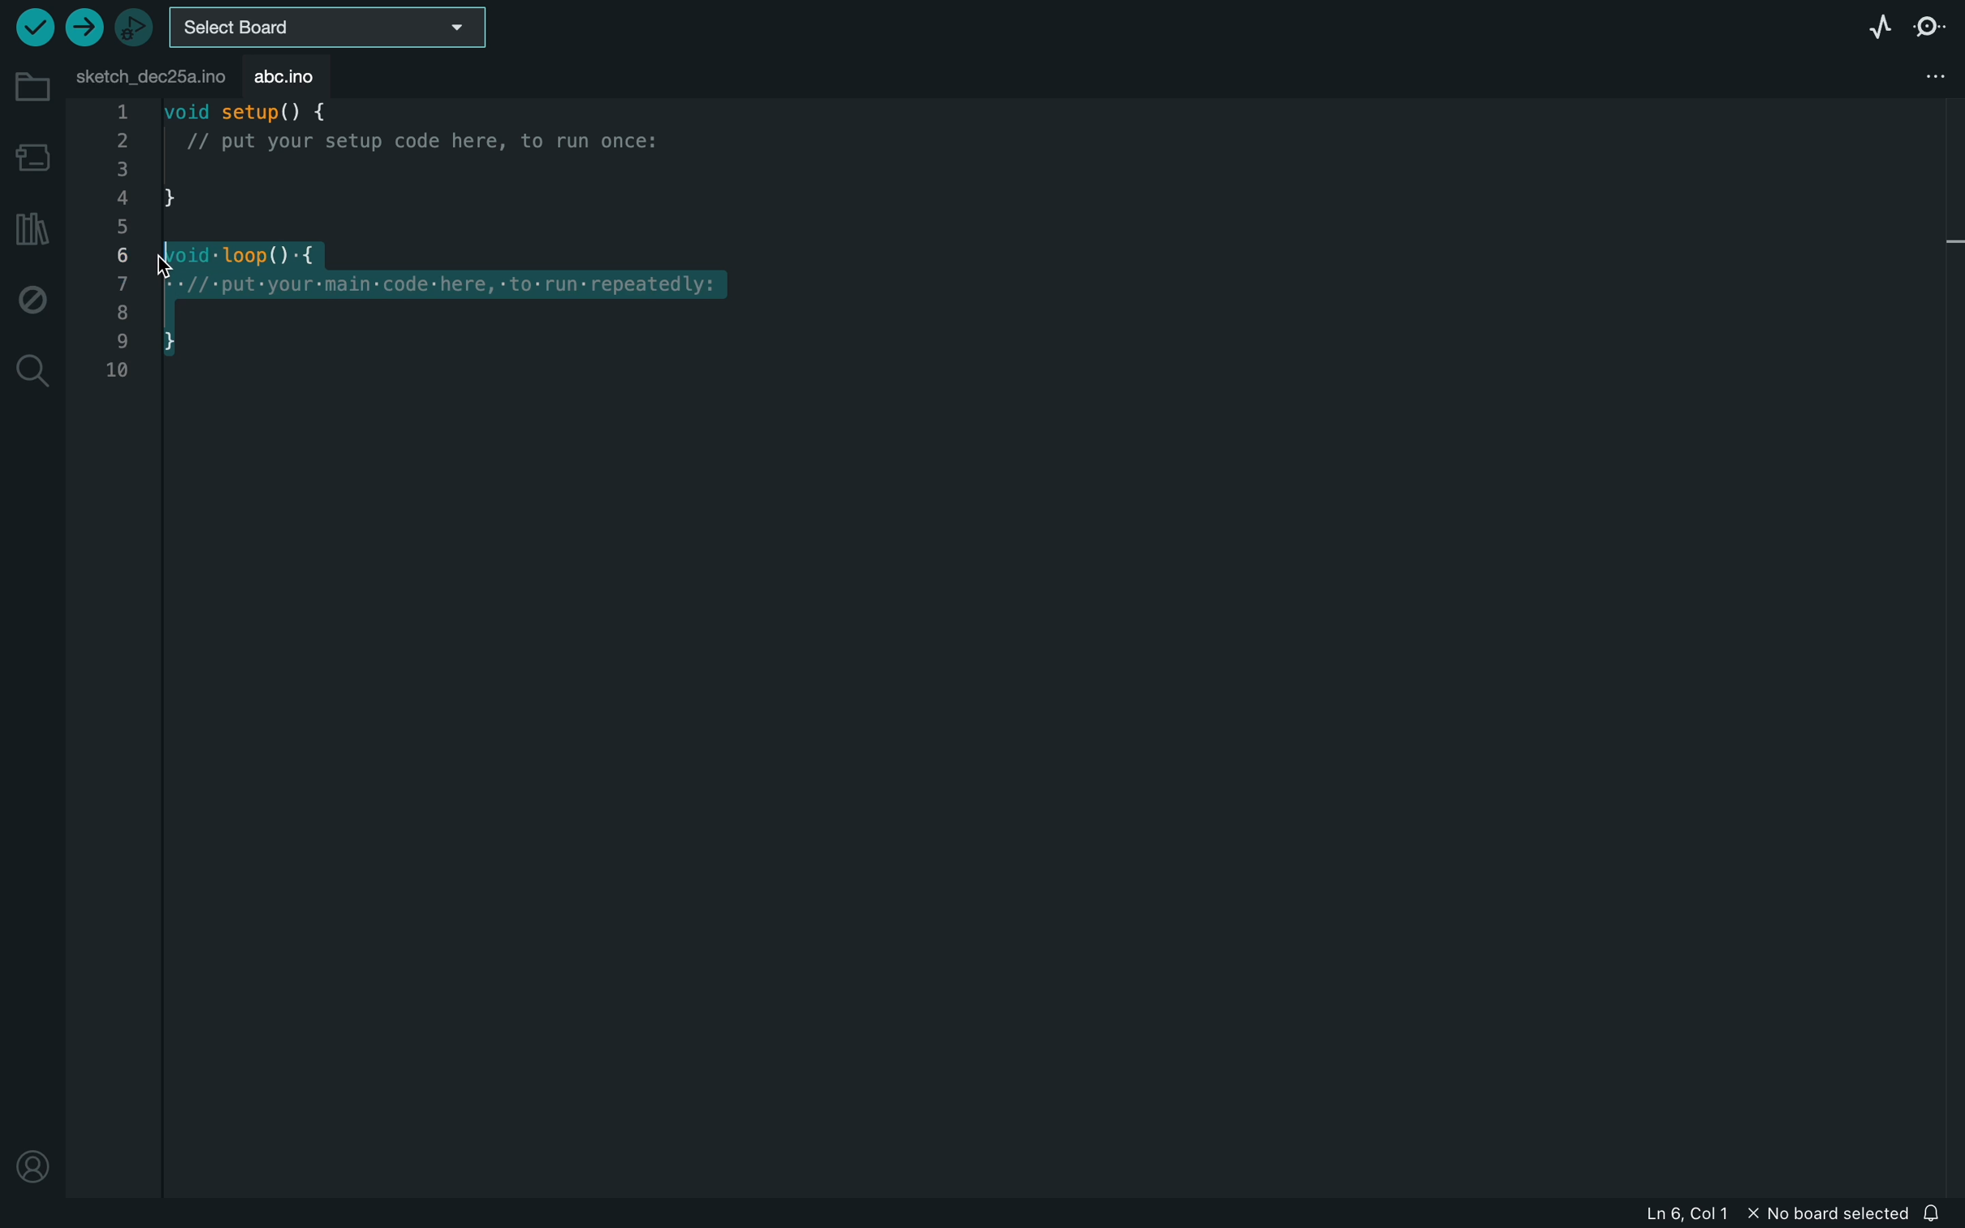 This screenshot has width=1965, height=1228. Describe the element at coordinates (31, 372) in the screenshot. I see `search` at that location.